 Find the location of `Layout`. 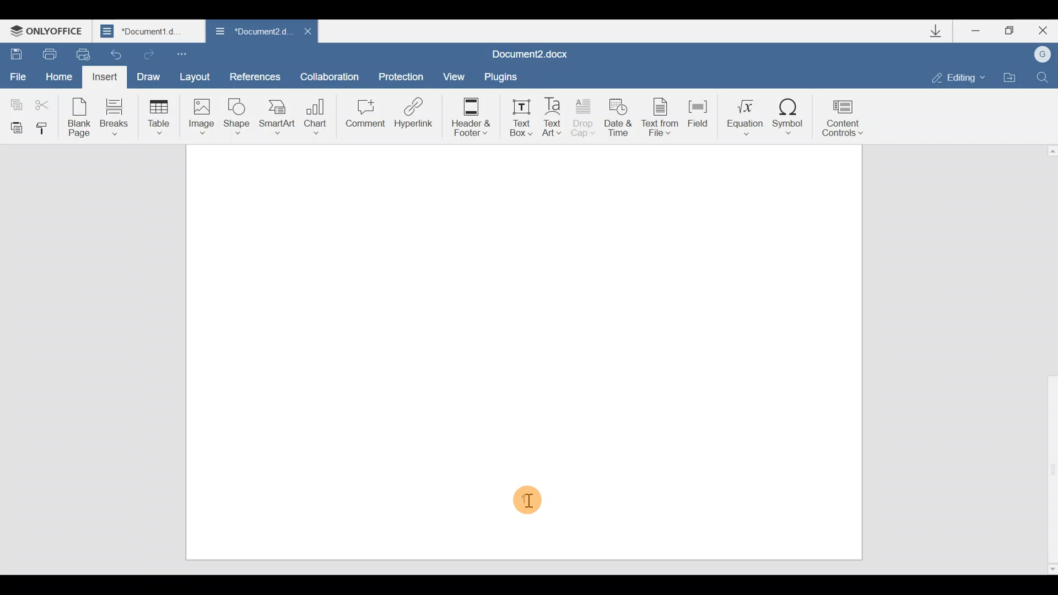

Layout is located at coordinates (198, 77).